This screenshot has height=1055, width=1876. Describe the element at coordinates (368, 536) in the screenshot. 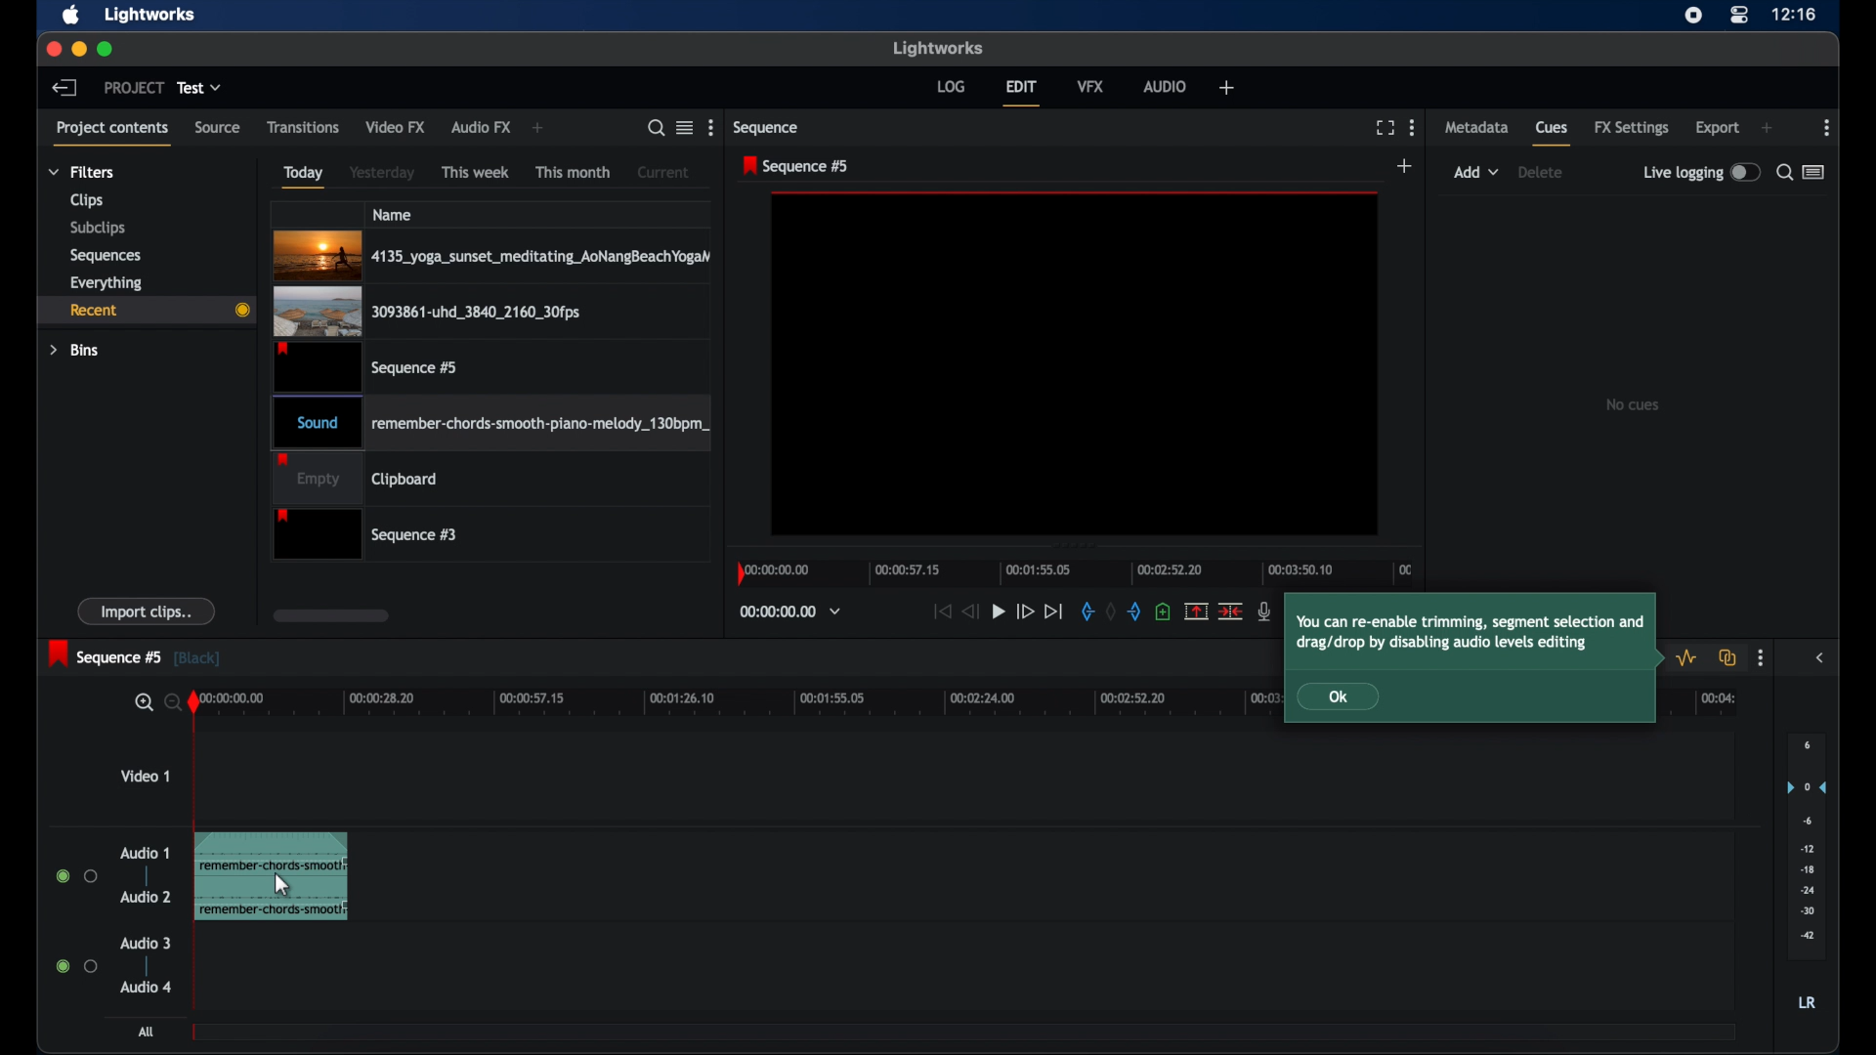

I see `sequence #3` at that location.